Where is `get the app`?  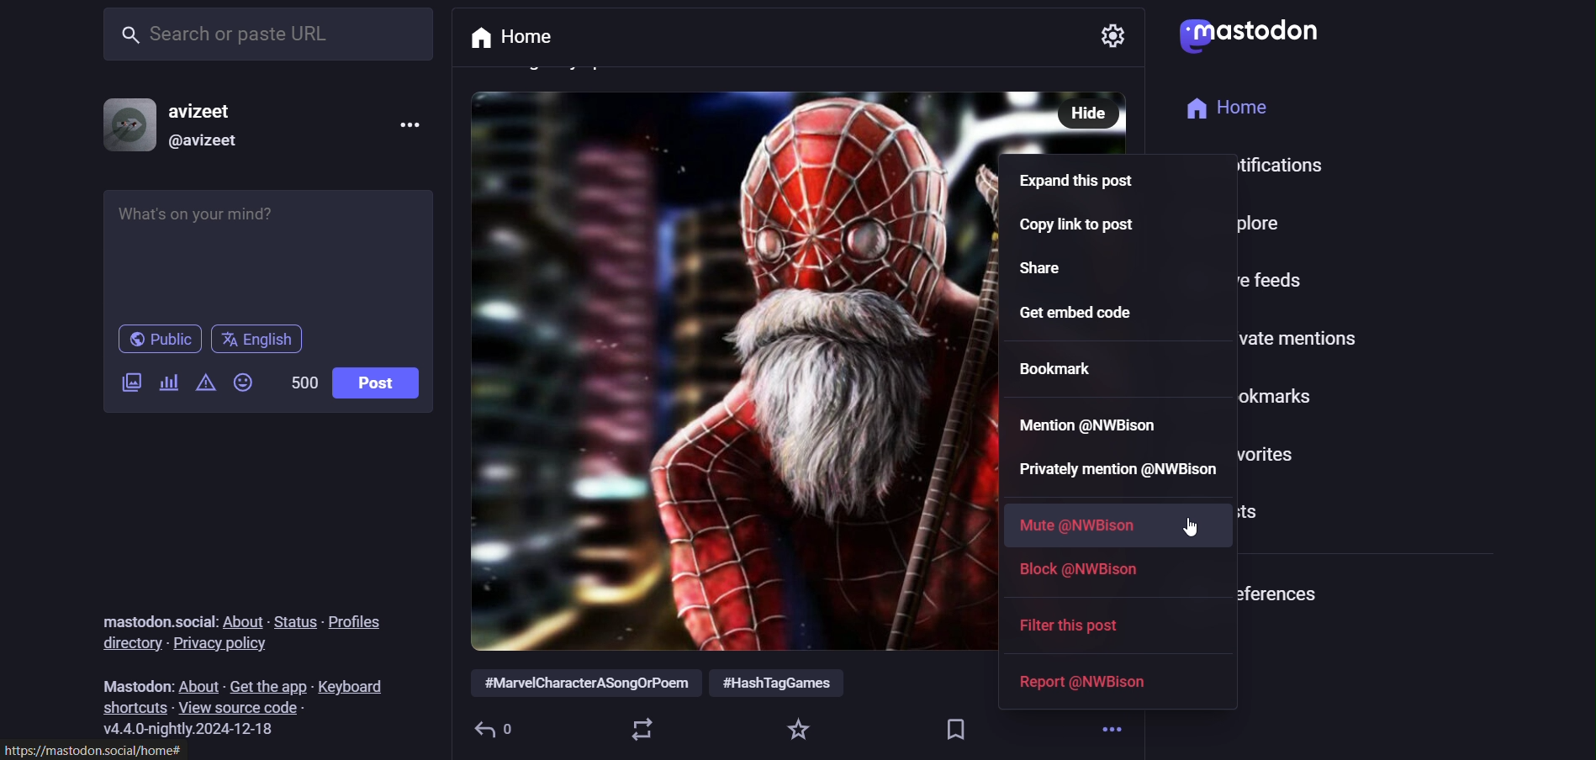
get the app is located at coordinates (268, 683).